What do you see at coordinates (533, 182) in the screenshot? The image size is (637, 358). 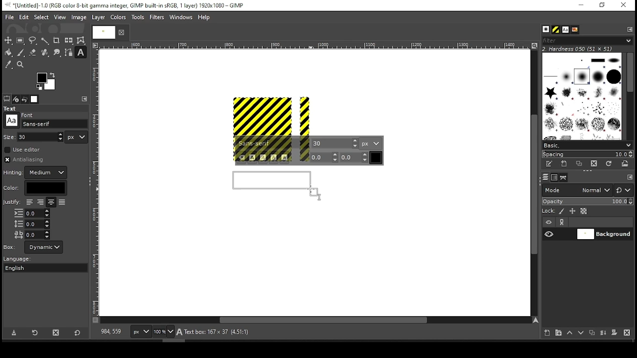 I see `scroll bar` at bounding box center [533, 182].